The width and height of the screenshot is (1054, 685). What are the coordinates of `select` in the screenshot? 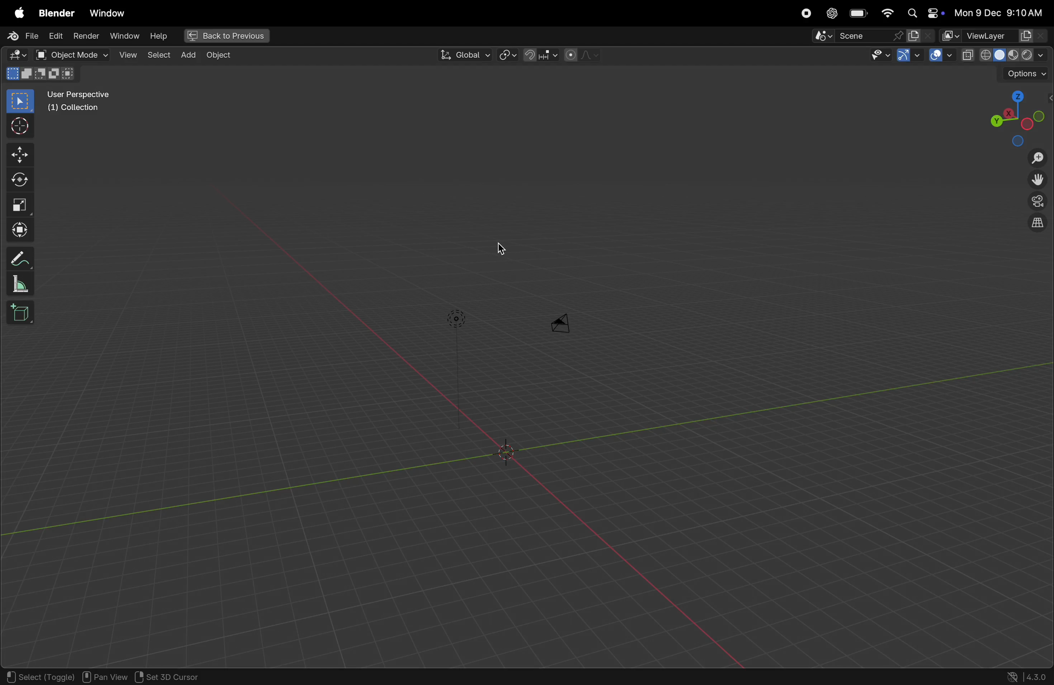 It's located at (158, 54).